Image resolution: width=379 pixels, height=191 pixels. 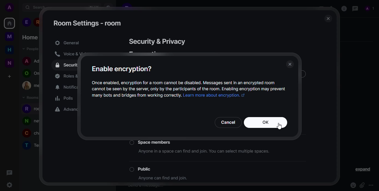 What do you see at coordinates (355, 8) in the screenshot?
I see `threads` at bounding box center [355, 8].